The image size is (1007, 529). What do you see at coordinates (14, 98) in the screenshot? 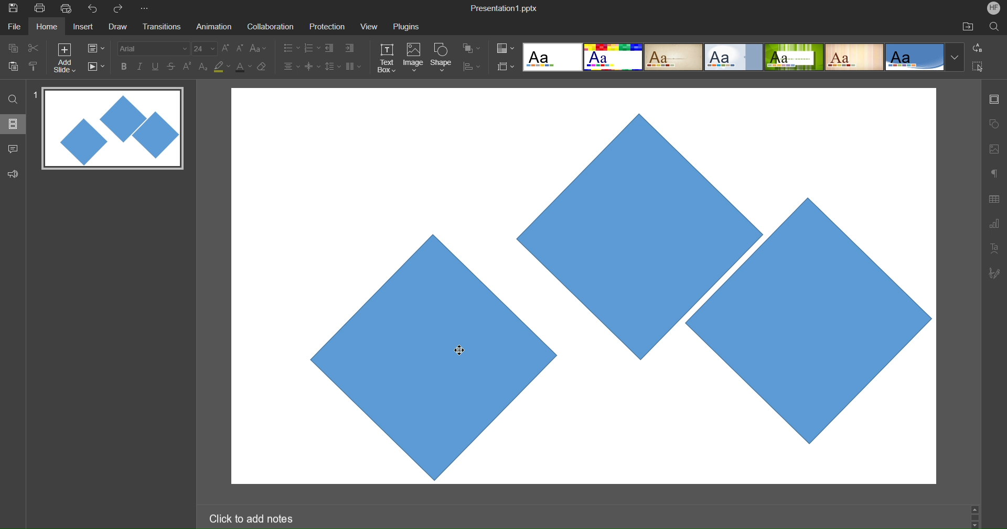
I see `search` at bounding box center [14, 98].